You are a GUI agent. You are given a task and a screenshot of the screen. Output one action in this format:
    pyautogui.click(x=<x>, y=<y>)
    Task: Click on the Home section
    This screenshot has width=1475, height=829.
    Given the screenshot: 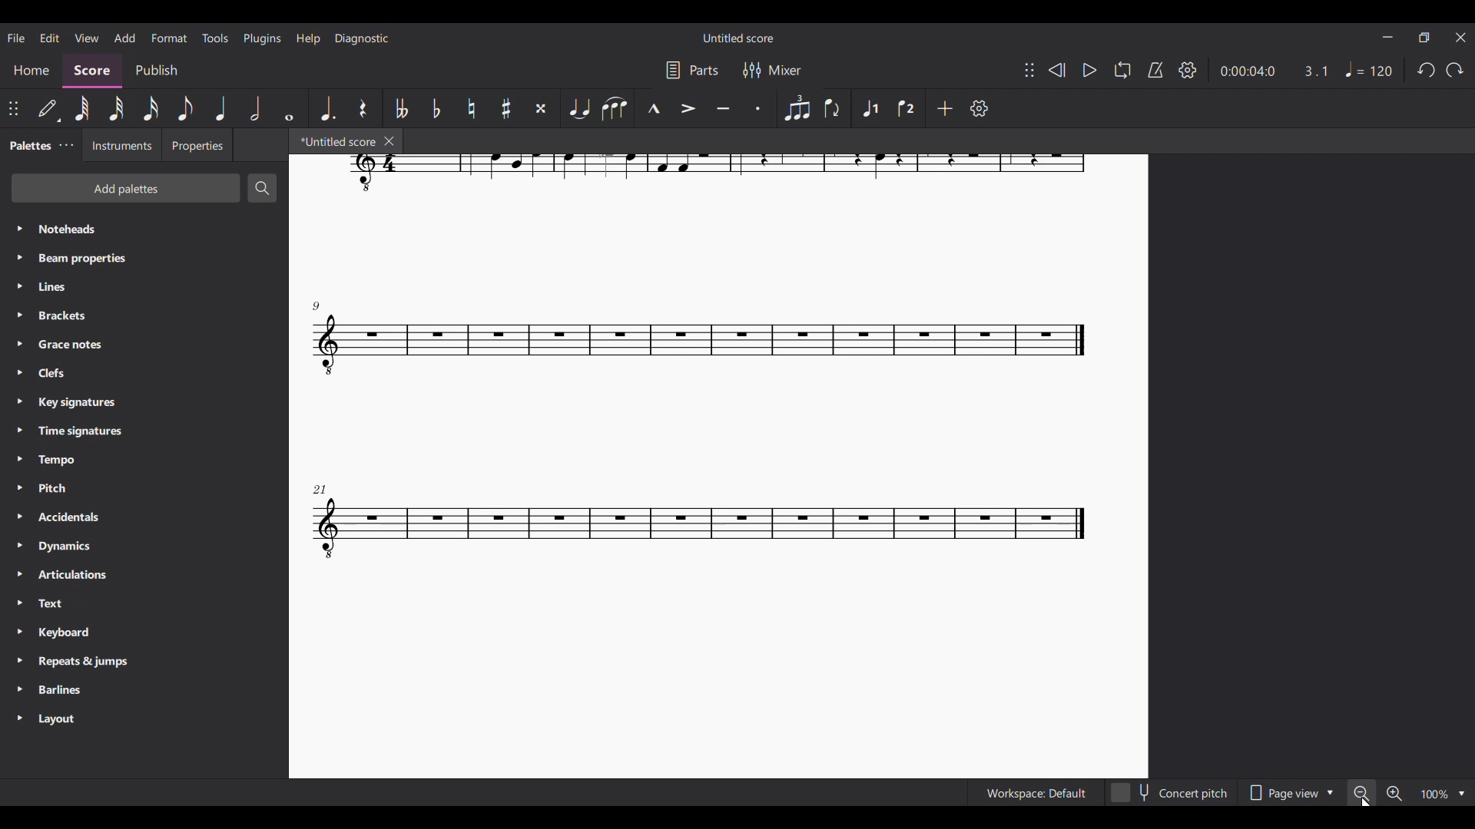 What is the action you would take?
    pyautogui.click(x=32, y=71)
    